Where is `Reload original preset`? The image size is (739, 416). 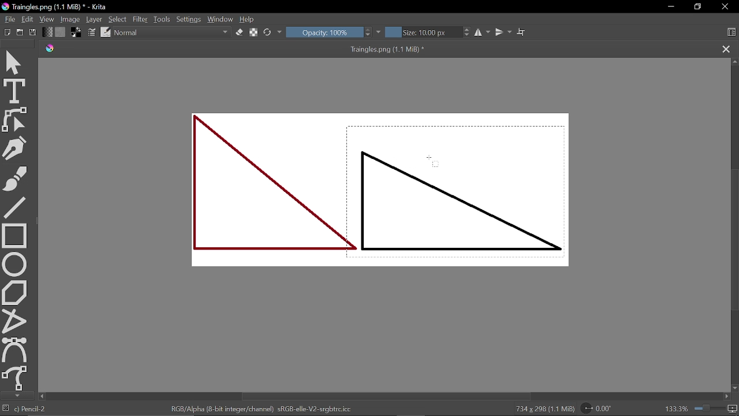 Reload original preset is located at coordinates (273, 32).